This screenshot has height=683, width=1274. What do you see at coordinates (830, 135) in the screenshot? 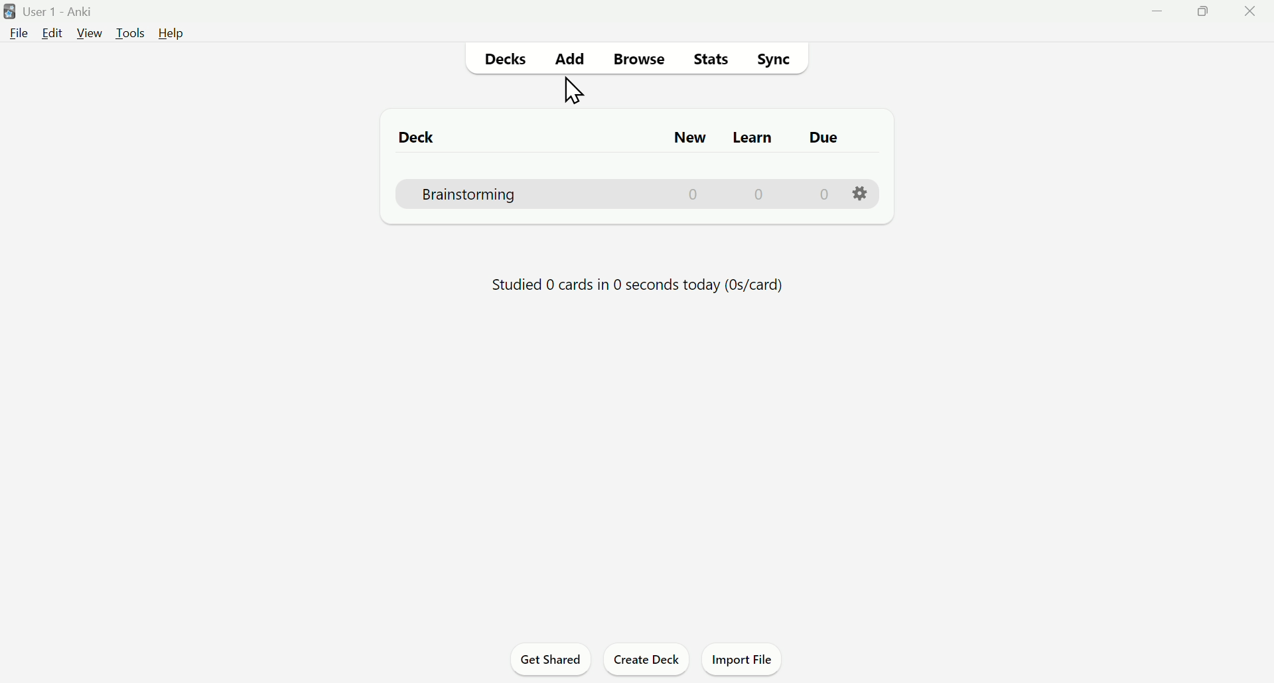
I see `Due` at bounding box center [830, 135].